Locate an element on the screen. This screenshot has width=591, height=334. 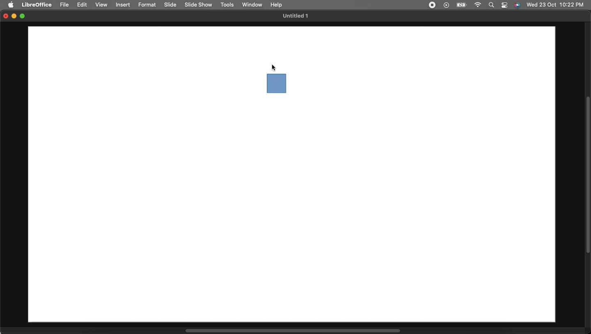
Format is located at coordinates (149, 5).